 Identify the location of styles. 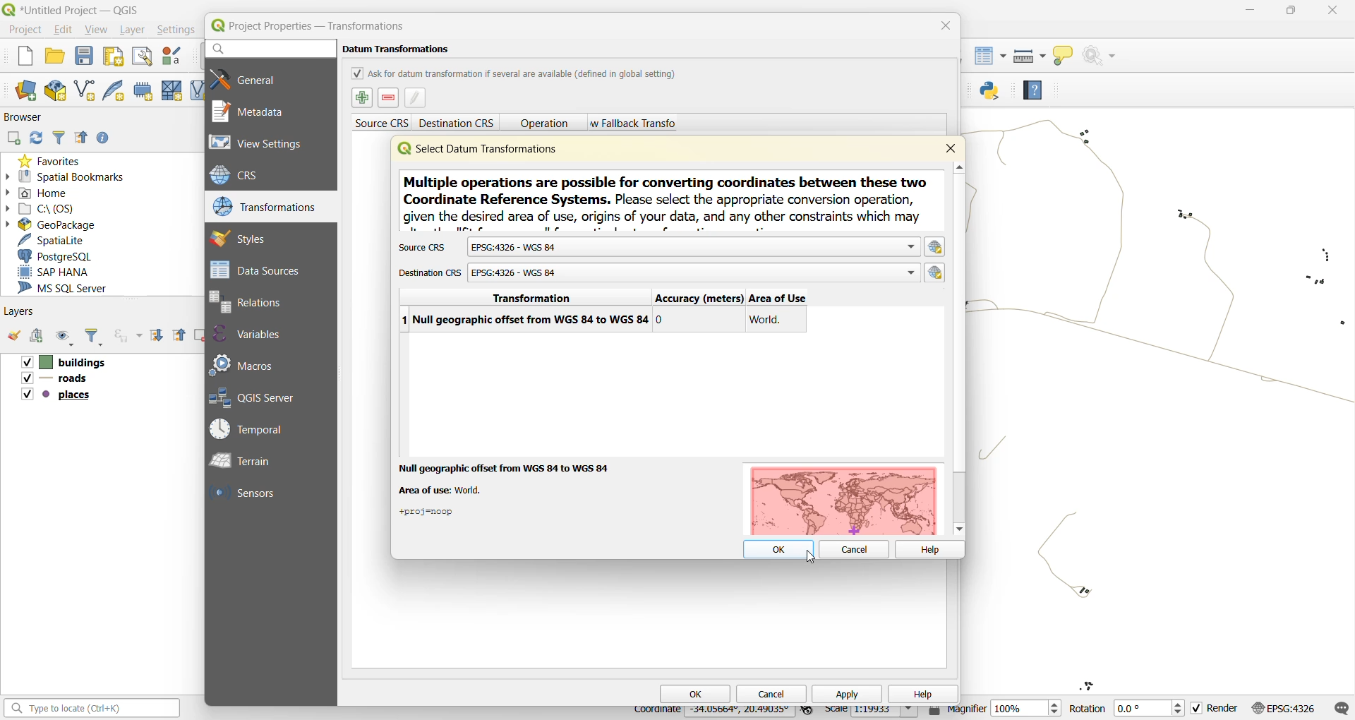
(248, 238).